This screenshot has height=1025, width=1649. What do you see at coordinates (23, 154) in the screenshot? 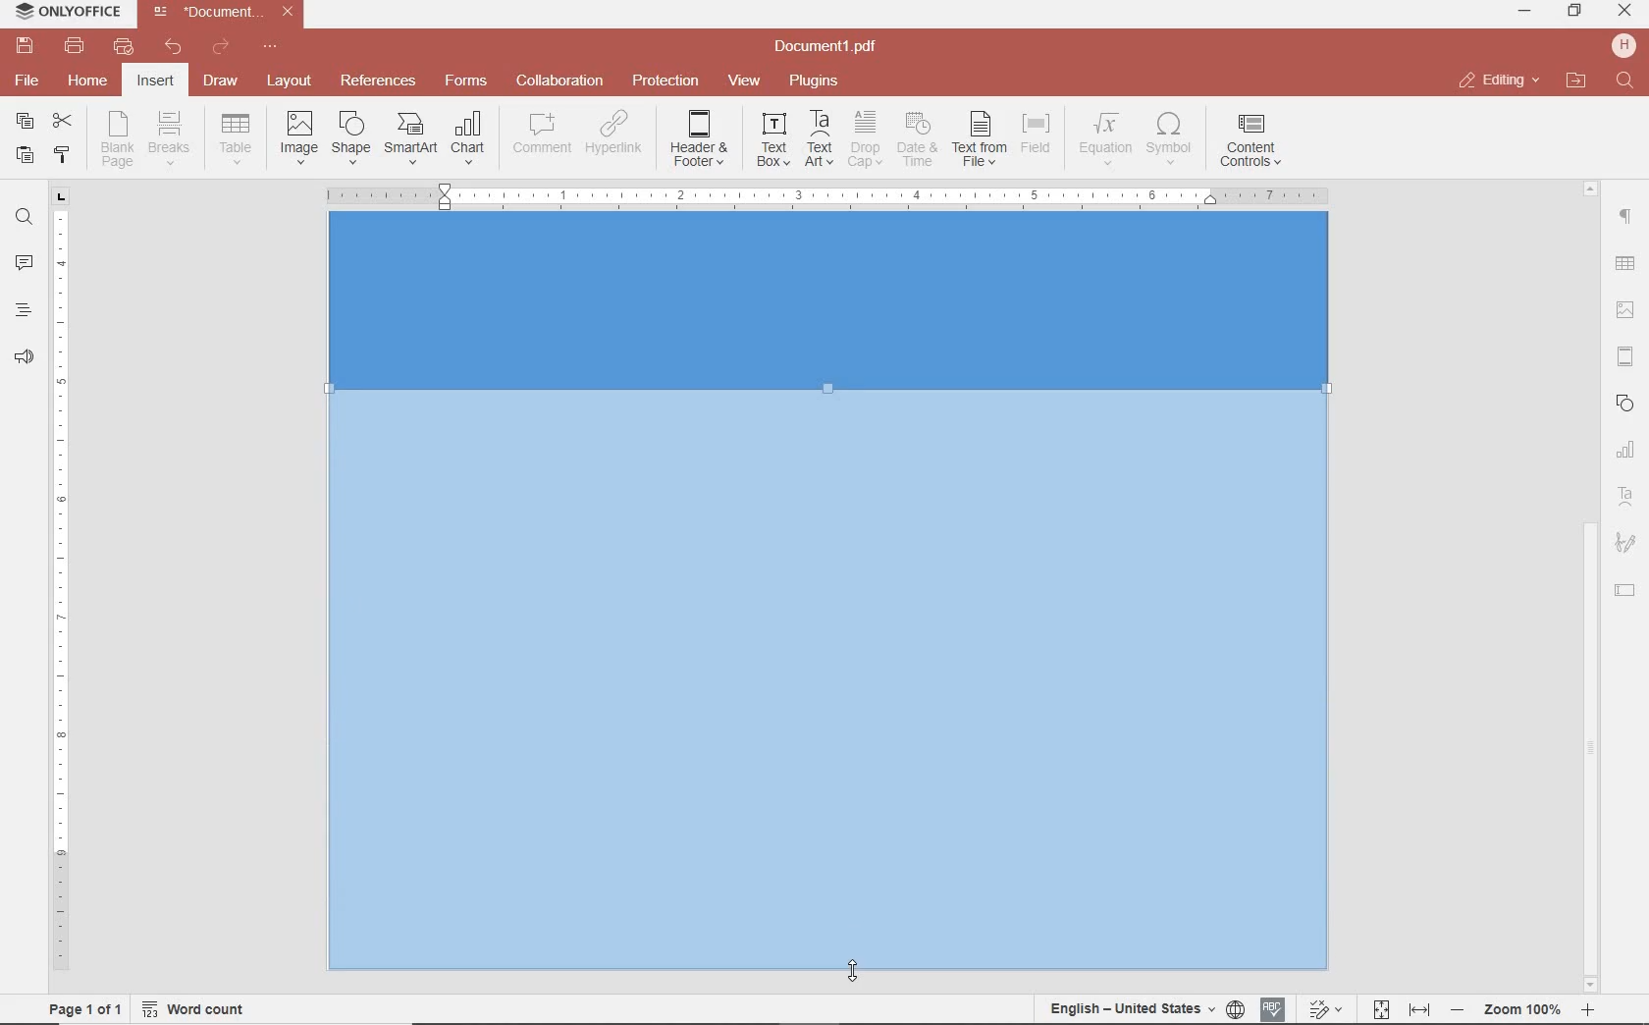
I see `paste` at bounding box center [23, 154].